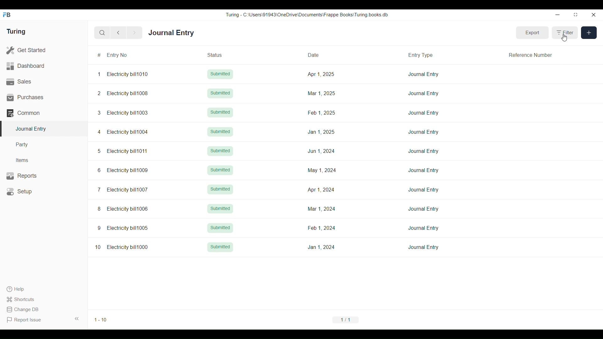  What do you see at coordinates (220, 74) in the screenshot?
I see `Submitted` at bounding box center [220, 74].